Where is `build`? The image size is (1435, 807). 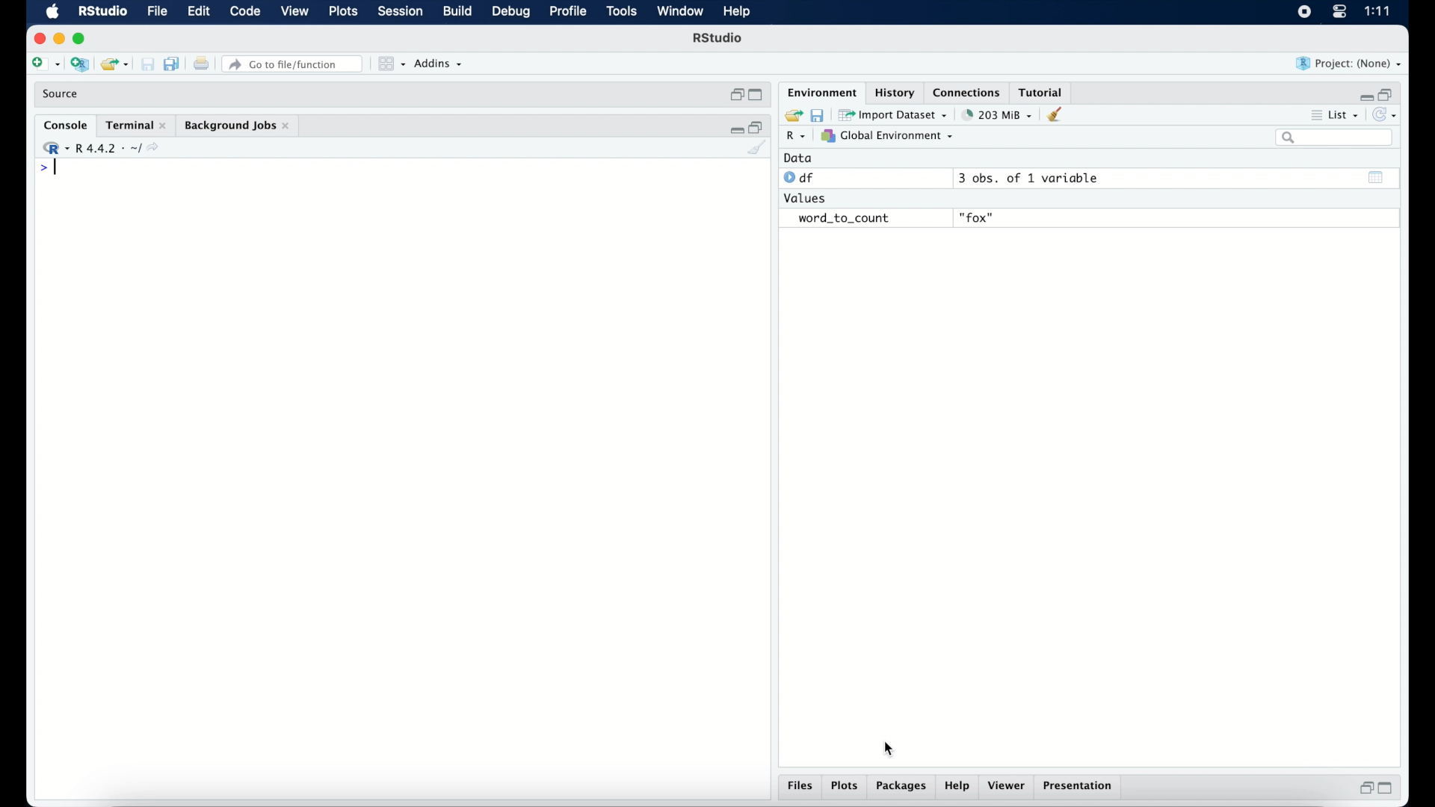 build is located at coordinates (457, 11).